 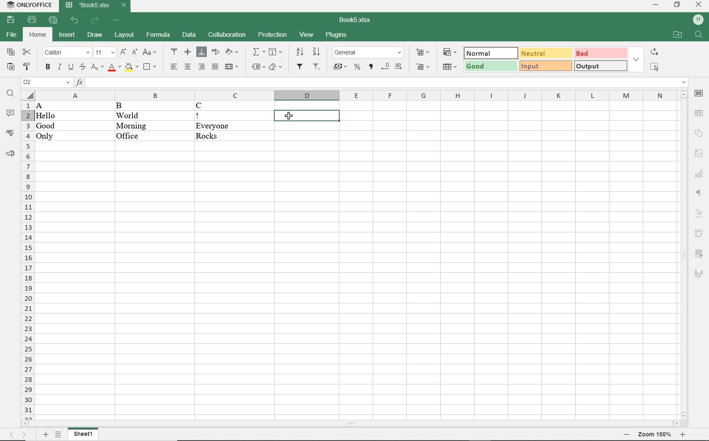 What do you see at coordinates (12, 35) in the screenshot?
I see `FILE` at bounding box center [12, 35].